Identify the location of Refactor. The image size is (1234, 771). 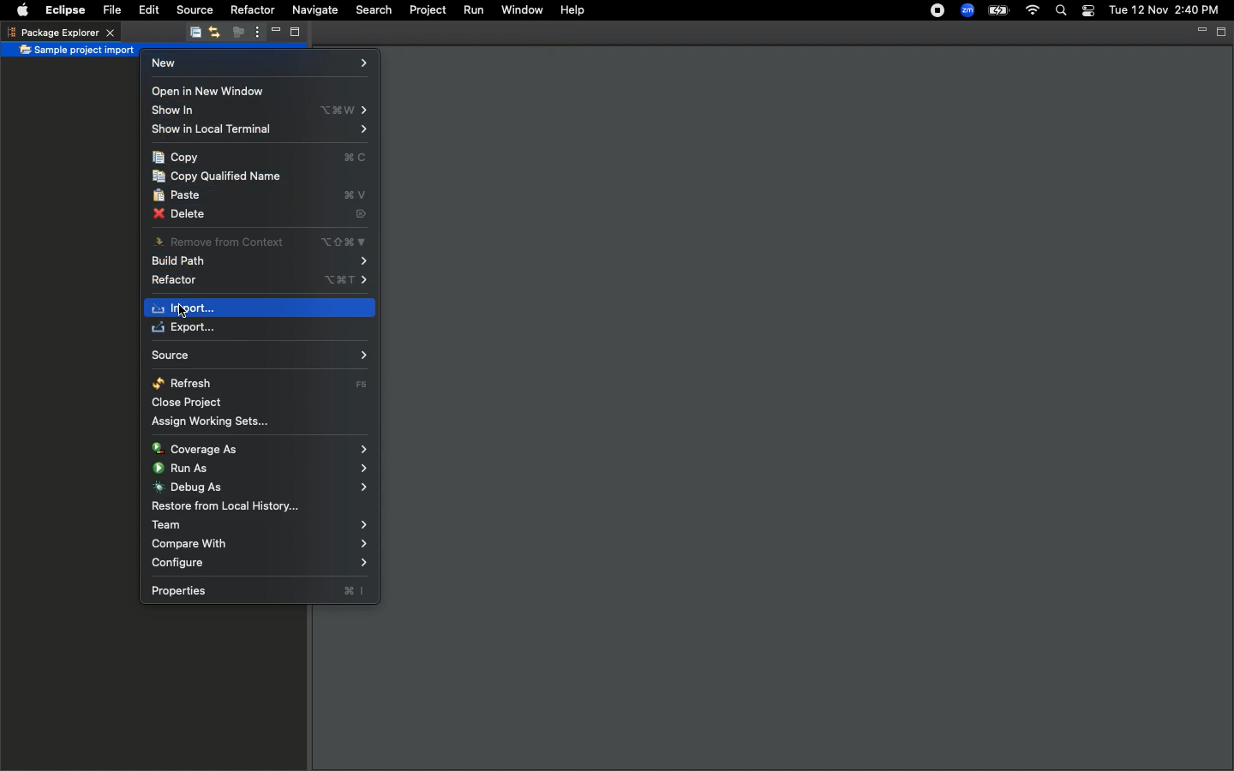
(258, 278).